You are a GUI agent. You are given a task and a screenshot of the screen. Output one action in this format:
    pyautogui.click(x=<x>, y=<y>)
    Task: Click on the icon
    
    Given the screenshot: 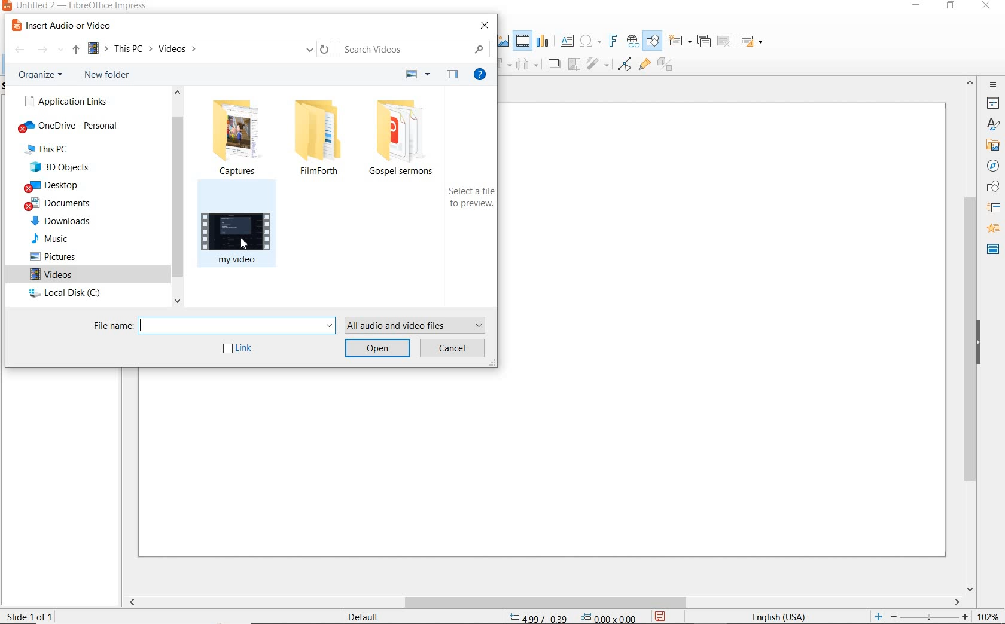 What is the action you would take?
    pyautogui.click(x=575, y=65)
    